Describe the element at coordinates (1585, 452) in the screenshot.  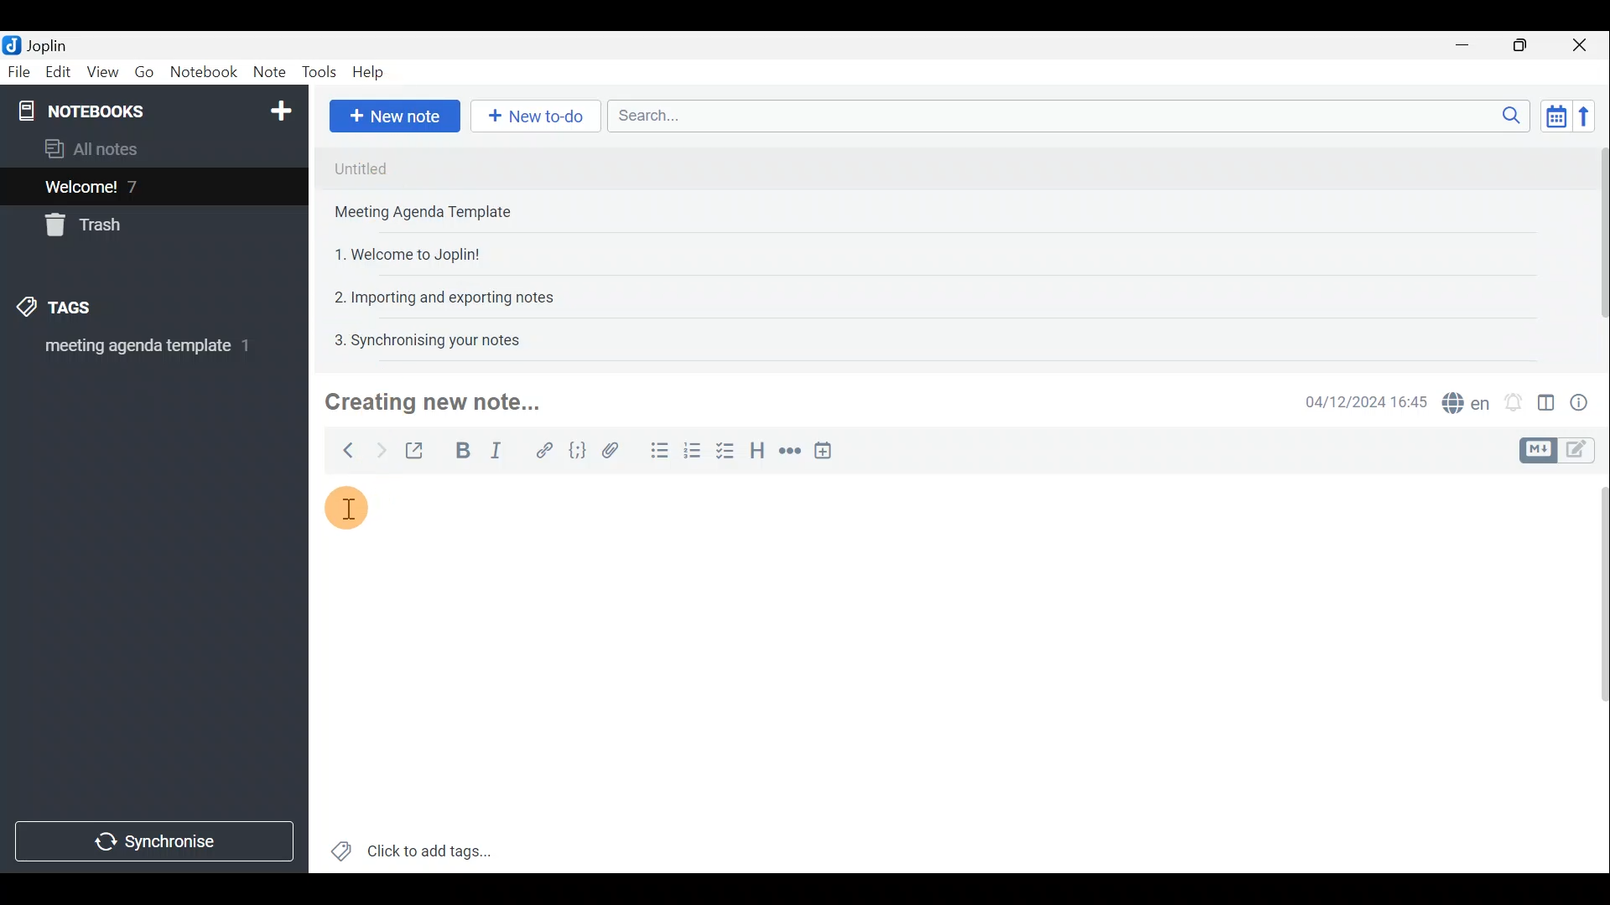
I see `Toggle editors` at that location.